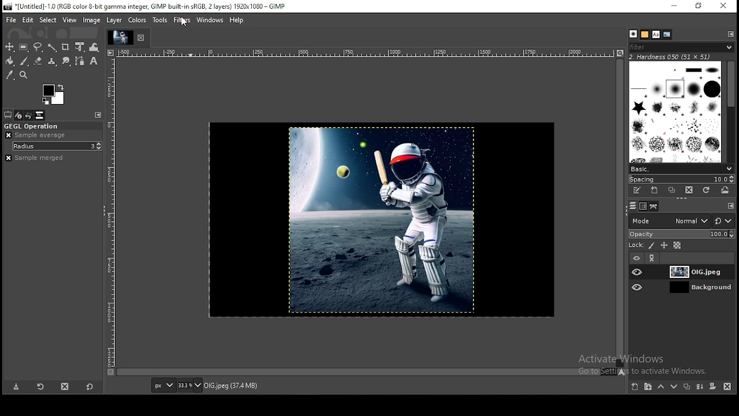 This screenshot has width=739, height=416. What do you see at coordinates (66, 47) in the screenshot?
I see `crop` at bounding box center [66, 47].